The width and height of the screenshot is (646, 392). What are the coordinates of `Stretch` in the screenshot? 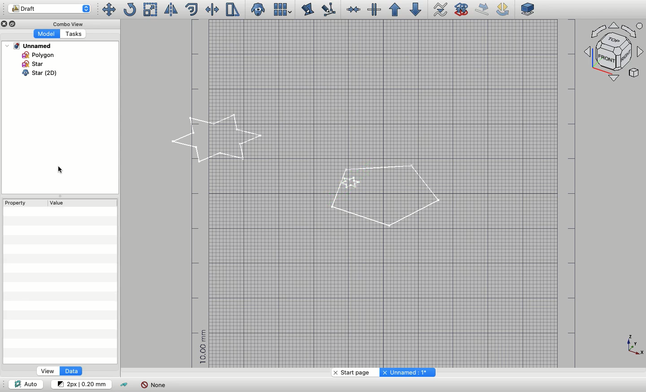 It's located at (232, 9).